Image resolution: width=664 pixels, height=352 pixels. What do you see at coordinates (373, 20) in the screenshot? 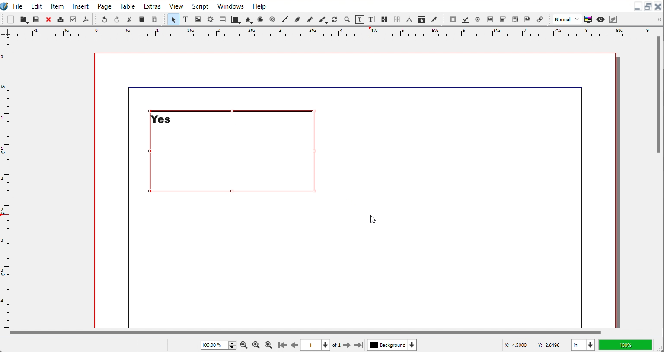
I see `Edit Text` at bounding box center [373, 20].